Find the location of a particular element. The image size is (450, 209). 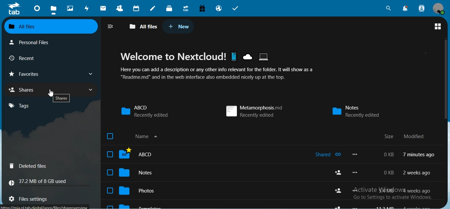

more options is located at coordinates (356, 172).